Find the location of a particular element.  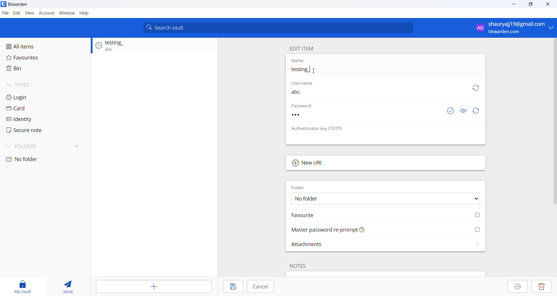

All items is located at coordinates (45, 45).